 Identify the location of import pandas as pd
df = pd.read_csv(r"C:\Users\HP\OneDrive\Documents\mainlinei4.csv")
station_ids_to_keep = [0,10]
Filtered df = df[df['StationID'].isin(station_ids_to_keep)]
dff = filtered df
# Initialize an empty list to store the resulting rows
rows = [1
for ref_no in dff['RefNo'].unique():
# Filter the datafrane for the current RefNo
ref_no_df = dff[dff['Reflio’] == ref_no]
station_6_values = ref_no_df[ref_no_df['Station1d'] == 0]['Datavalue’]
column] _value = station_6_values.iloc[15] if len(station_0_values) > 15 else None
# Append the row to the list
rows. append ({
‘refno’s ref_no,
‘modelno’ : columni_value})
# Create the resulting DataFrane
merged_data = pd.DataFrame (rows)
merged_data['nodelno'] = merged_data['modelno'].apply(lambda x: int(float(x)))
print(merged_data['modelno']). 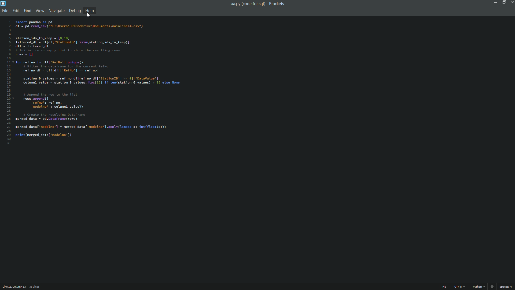
(102, 81).